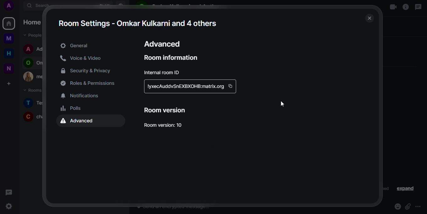  What do you see at coordinates (83, 95) in the screenshot?
I see `notifications` at bounding box center [83, 95].